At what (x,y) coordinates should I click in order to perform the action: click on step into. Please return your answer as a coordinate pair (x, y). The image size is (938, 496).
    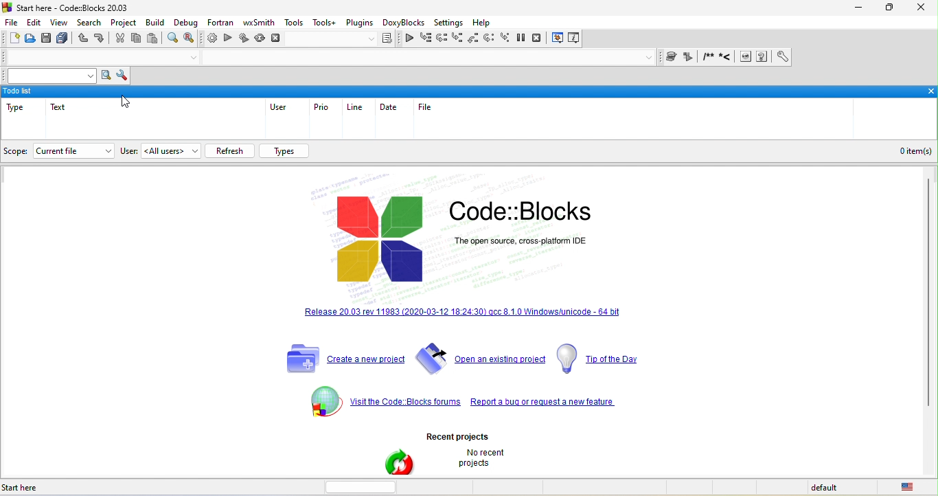
    Looking at the image, I should click on (457, 38).